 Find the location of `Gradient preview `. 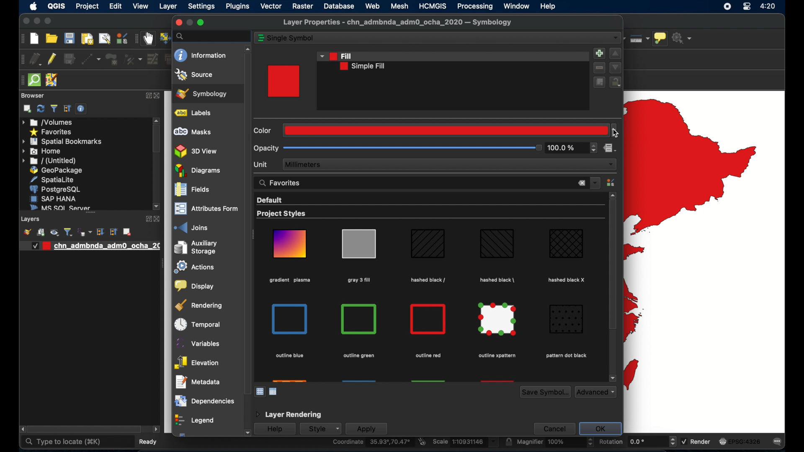

Gradient preview  is located at coordinates (358, 244).